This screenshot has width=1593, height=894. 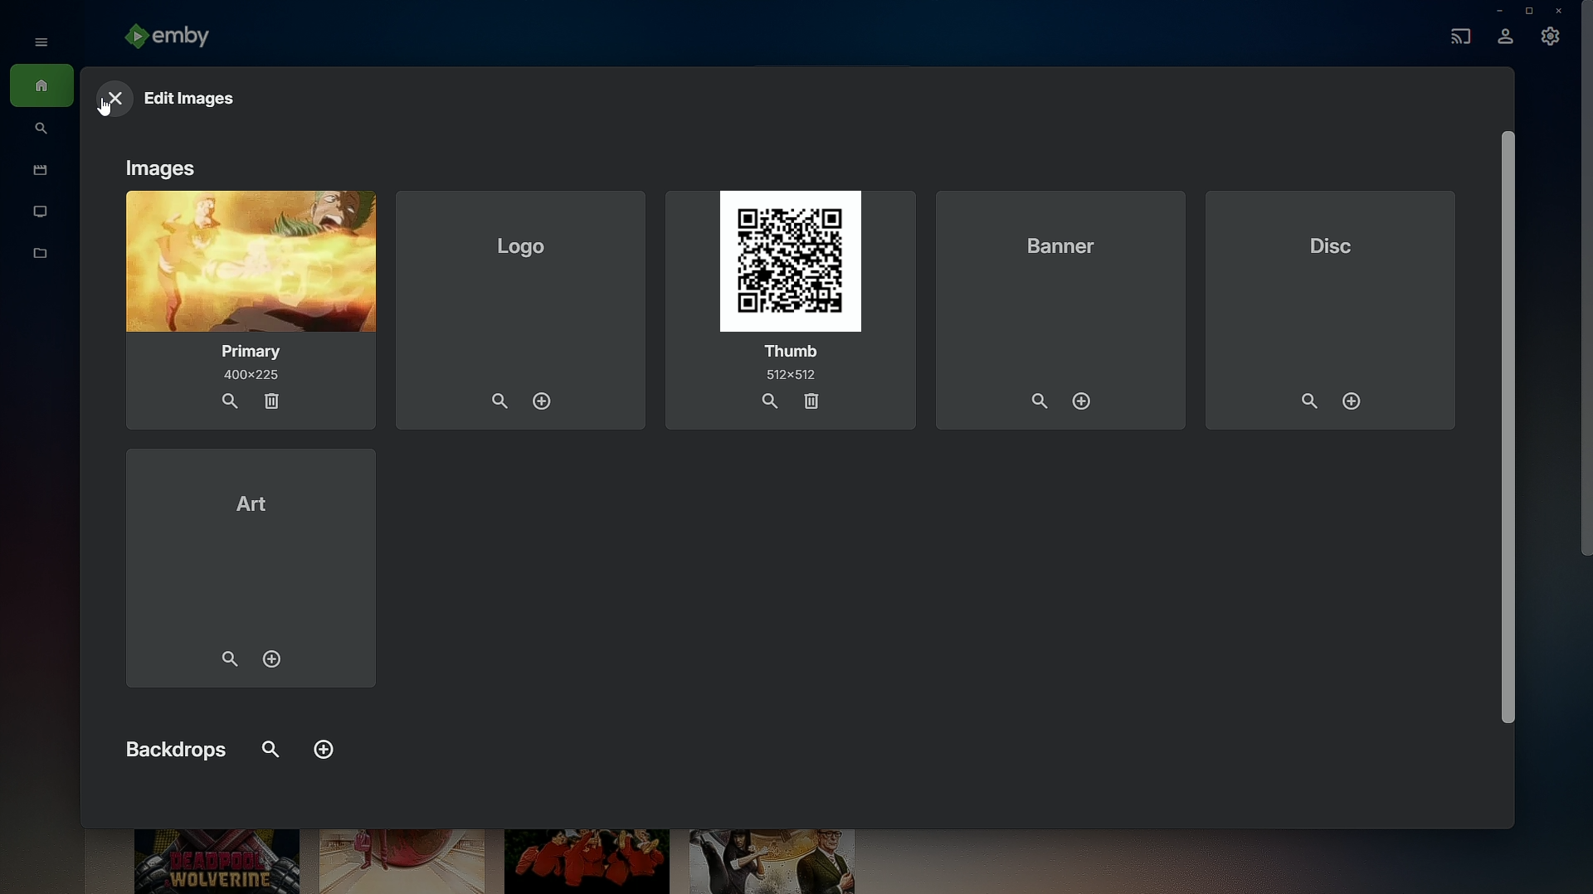 What do you see at coordinates (41, 130) in the screenshot?
I see `Find` at bounding box center [41, 130].